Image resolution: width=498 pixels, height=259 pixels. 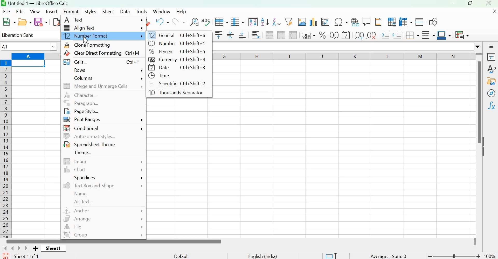 What do you see at coordinates (485, 147) in the screenshot?
I see `Hide` at bounding box center [485, 147].